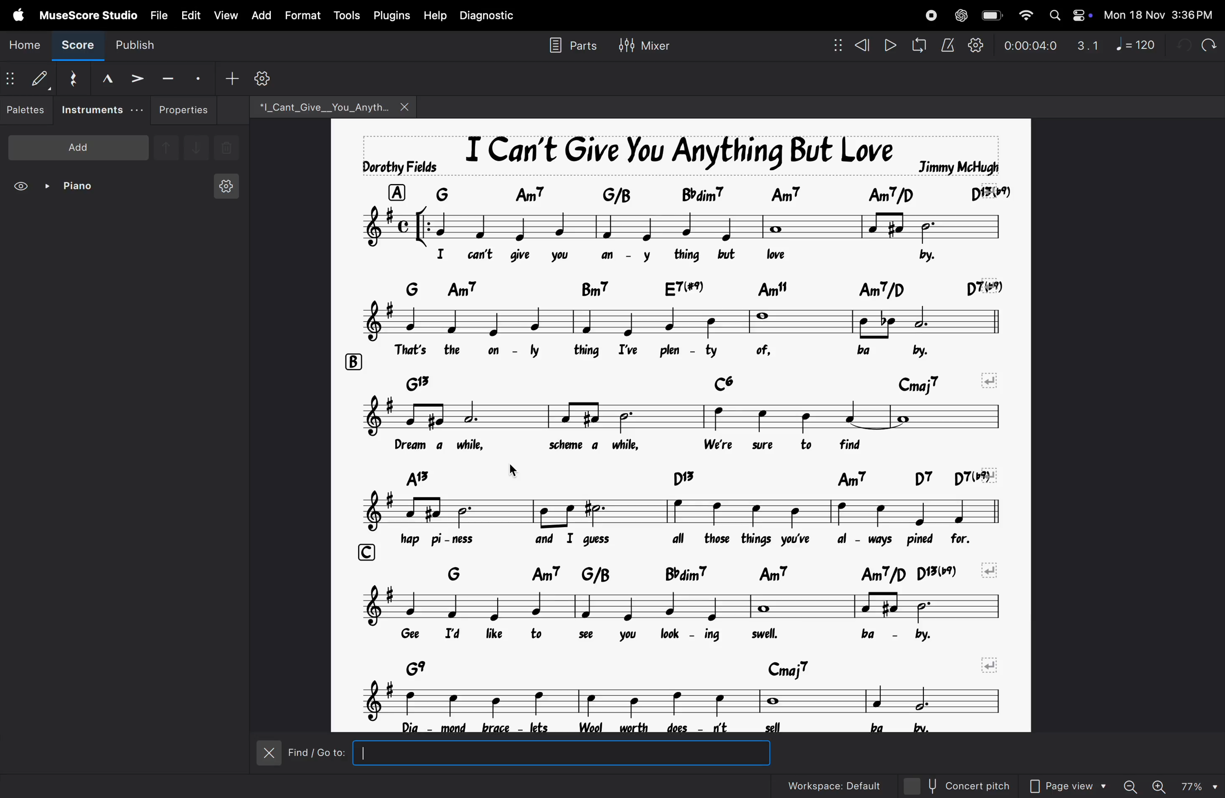  What do you see at coordinates (955, 786) in the screenshot?
I see `concert pitch` at bounding box center [955, 786].